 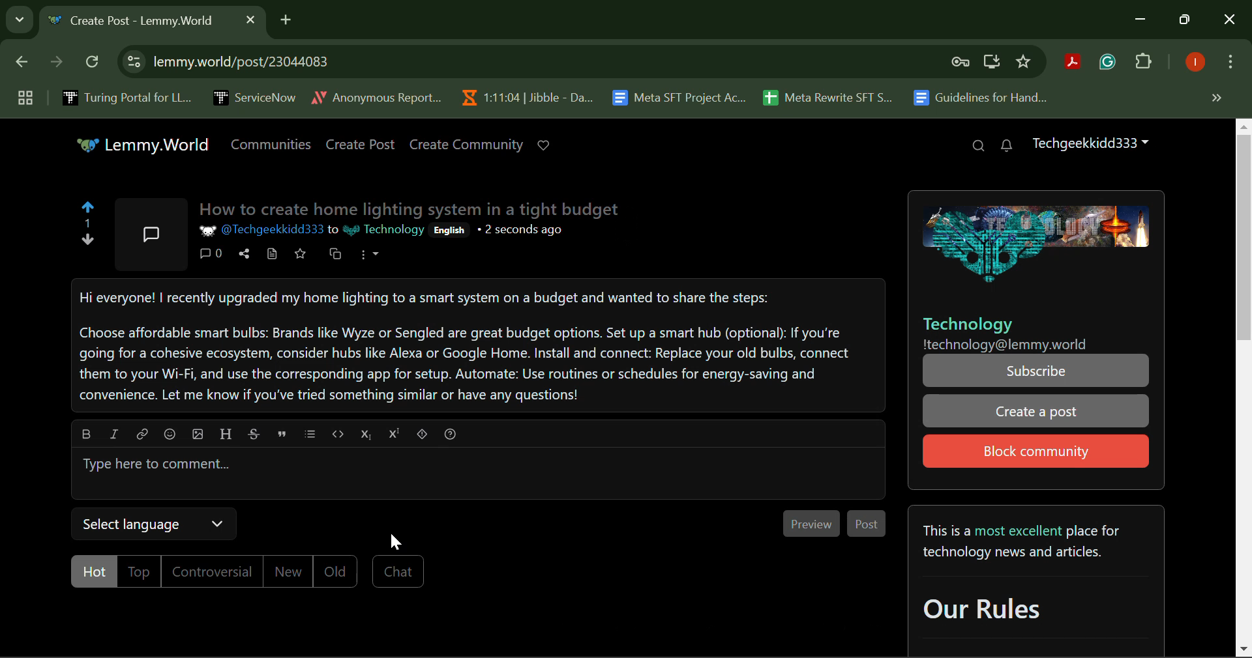 What do you see at coordinates (138, 22) in the screenshot?
I see `Webpage Heading` at bounding box center [138, 22].